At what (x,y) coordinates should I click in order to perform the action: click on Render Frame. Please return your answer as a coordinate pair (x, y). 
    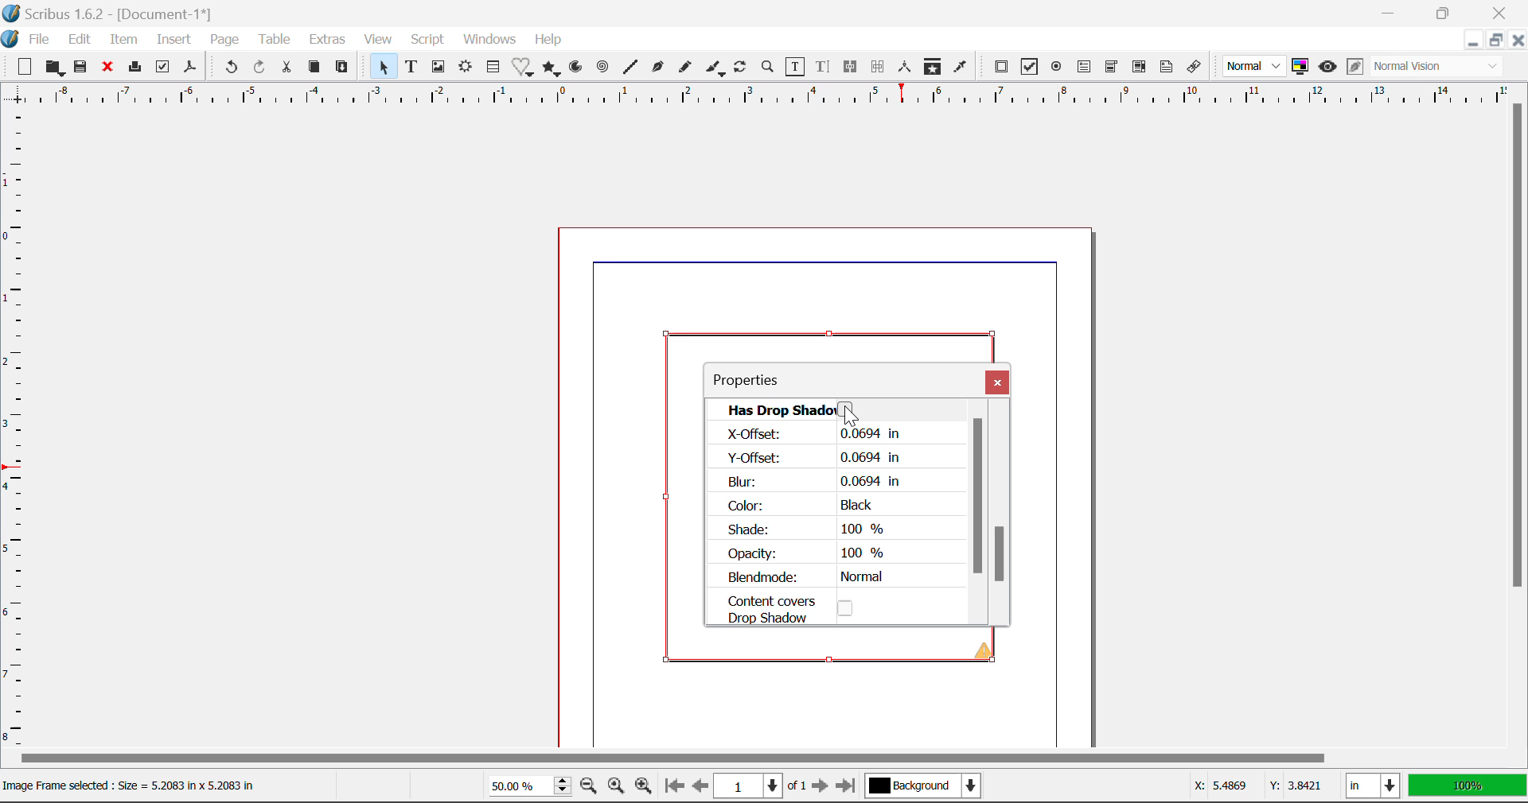
    Looking at the image, I should click on (467, 69).